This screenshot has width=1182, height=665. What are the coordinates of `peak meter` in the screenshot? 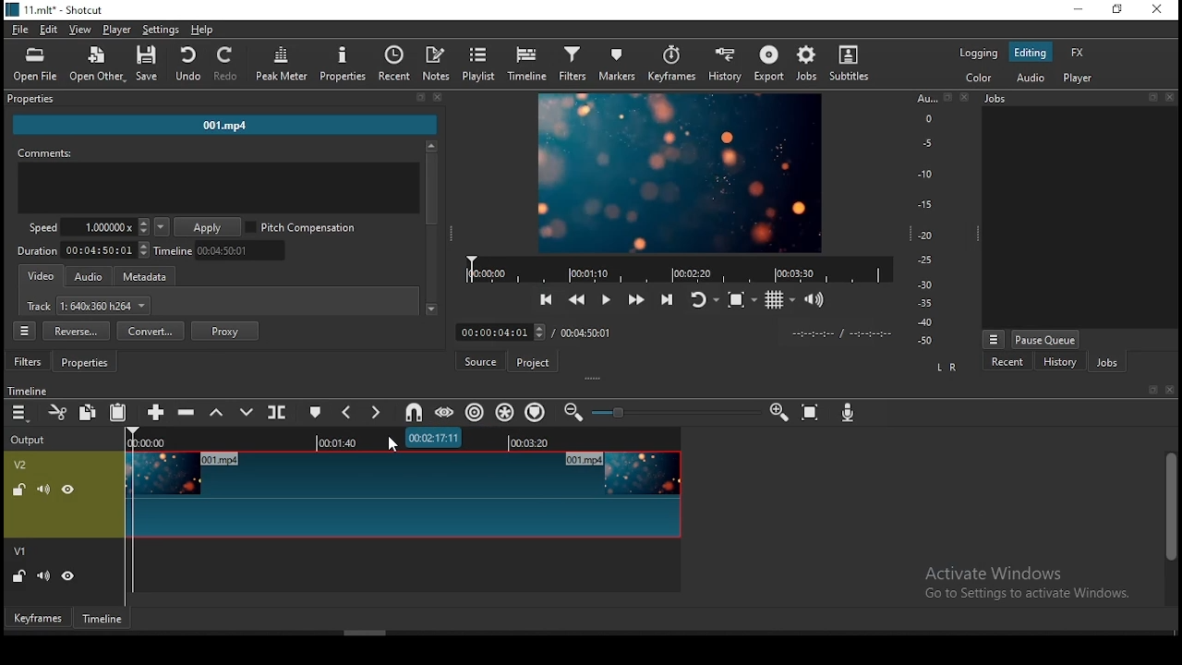 It's located at (283, 63).